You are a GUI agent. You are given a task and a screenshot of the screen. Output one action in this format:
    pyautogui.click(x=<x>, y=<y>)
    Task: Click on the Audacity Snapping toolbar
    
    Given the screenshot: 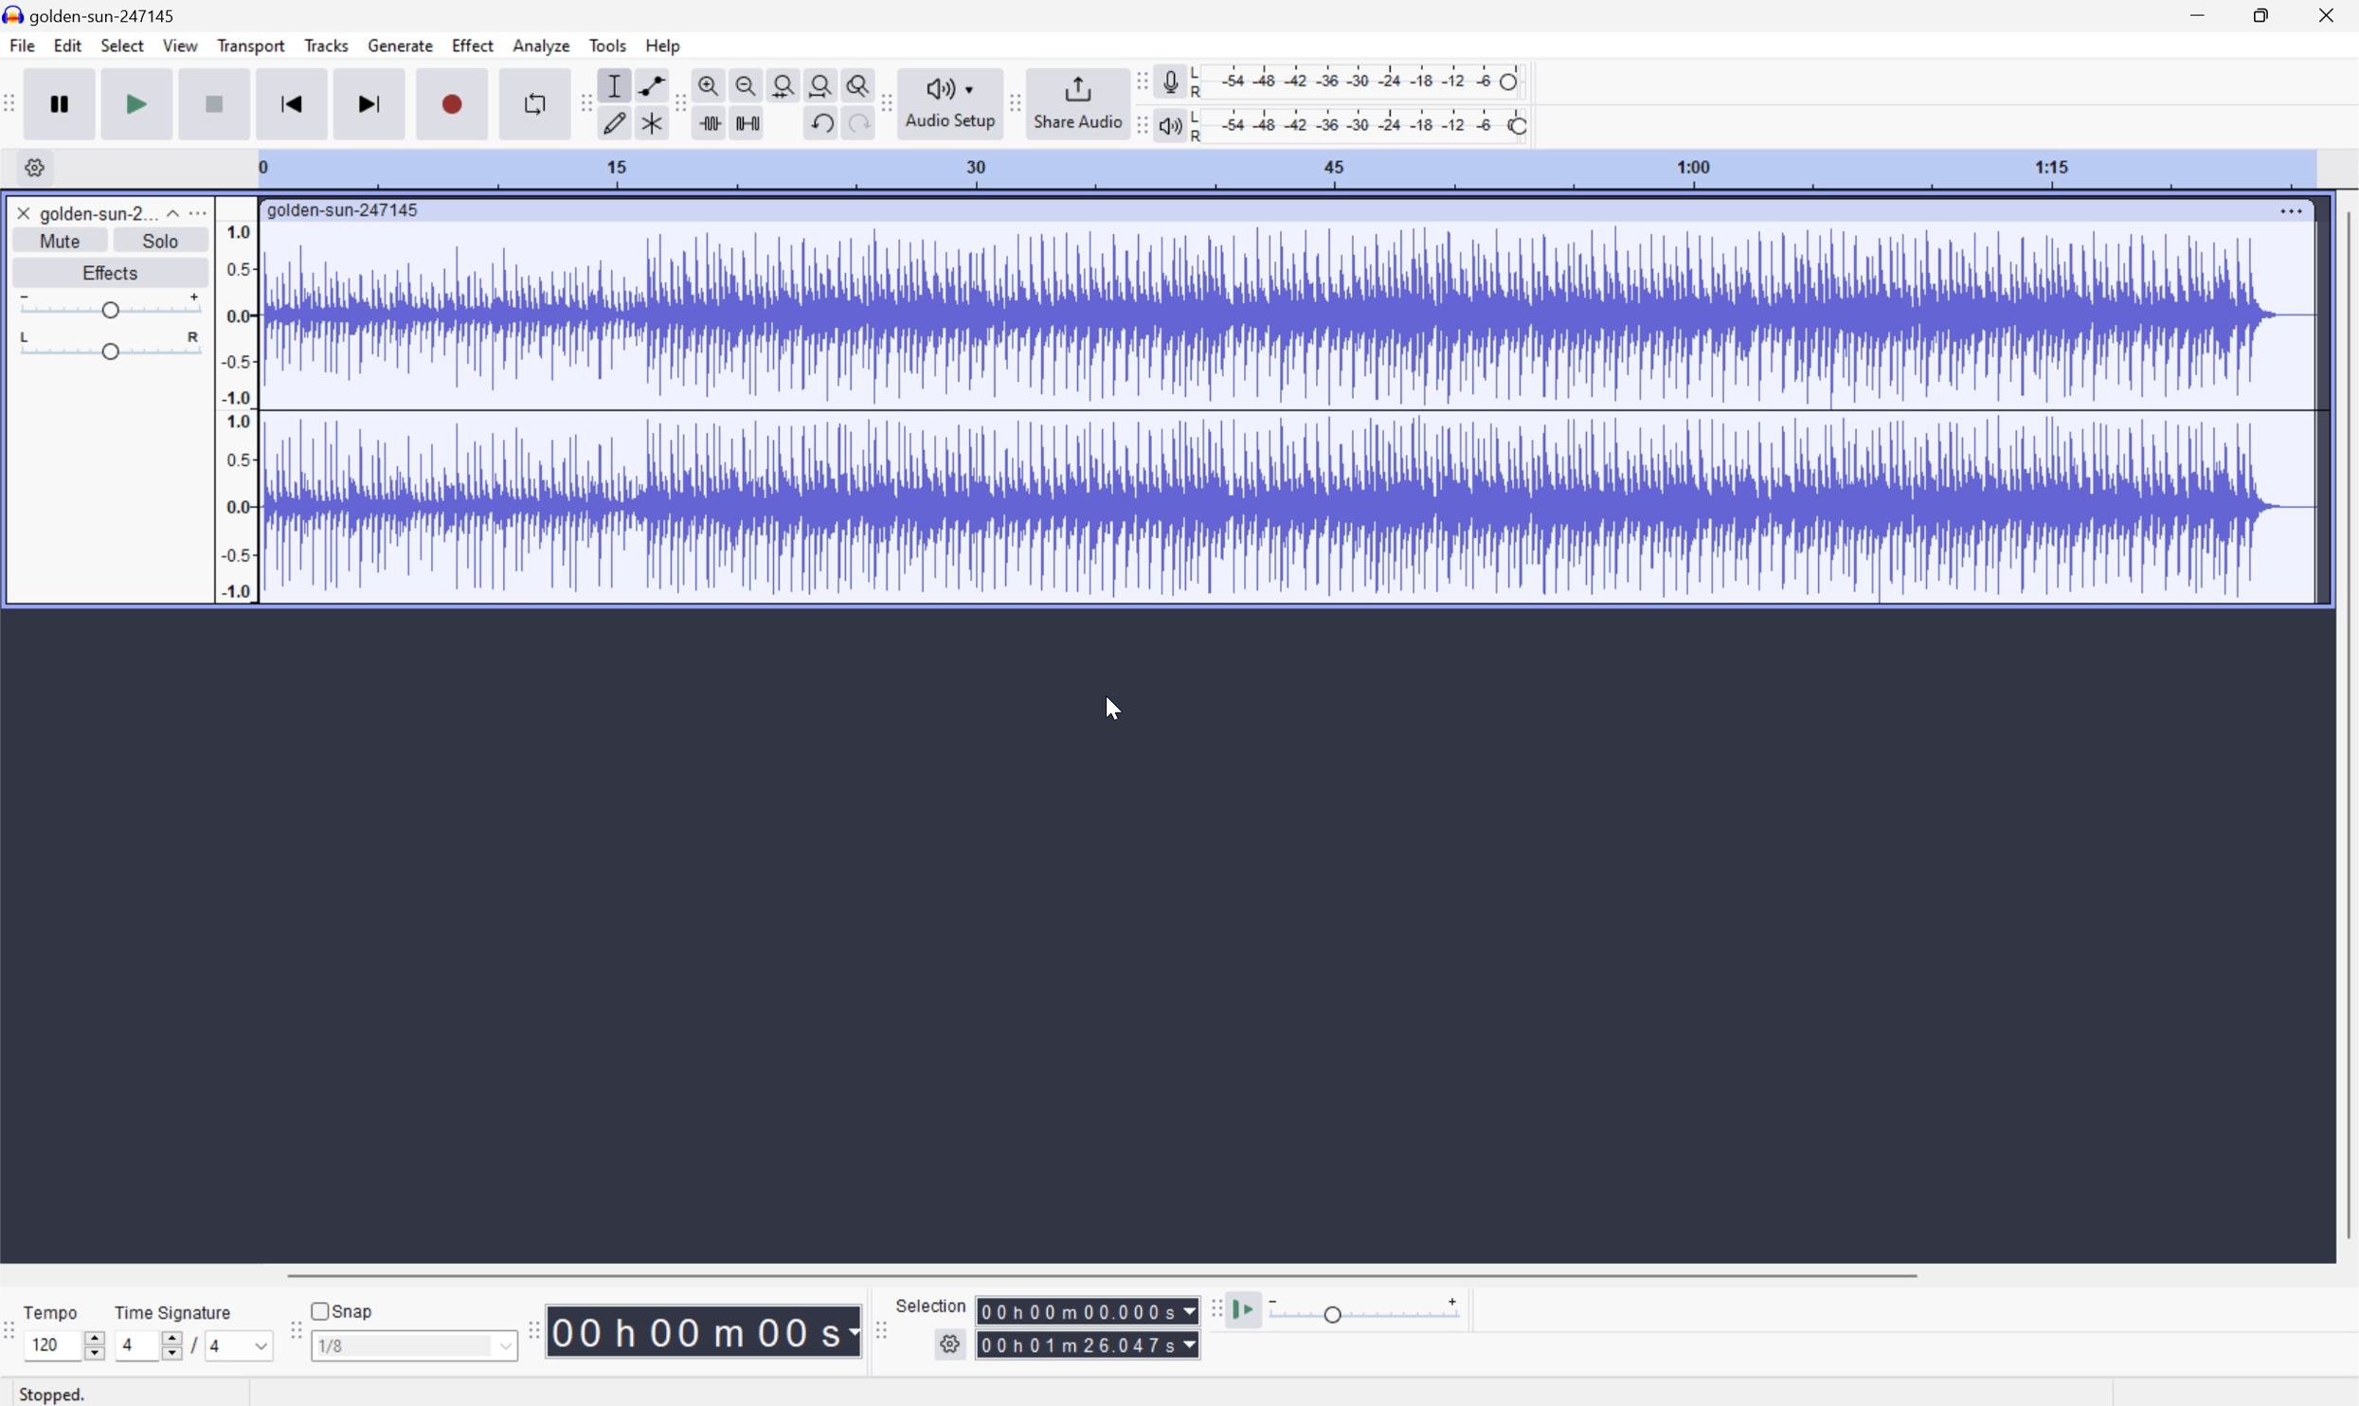 What is the action you would take?
    pyautogui.click(x=294, y=1333)
    